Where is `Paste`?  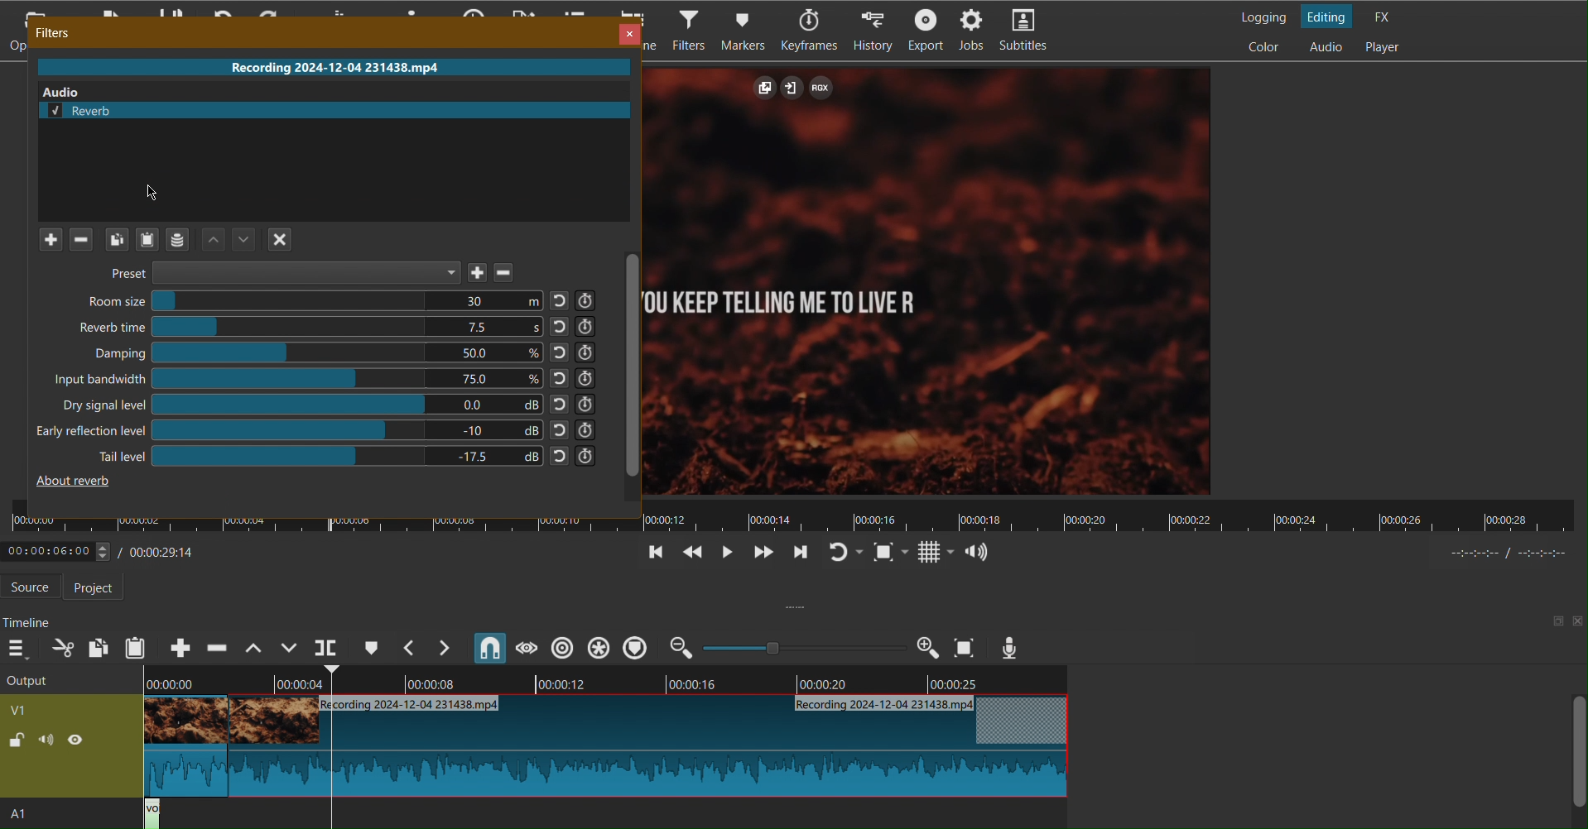
Paste is located at coordinates (137, 648).